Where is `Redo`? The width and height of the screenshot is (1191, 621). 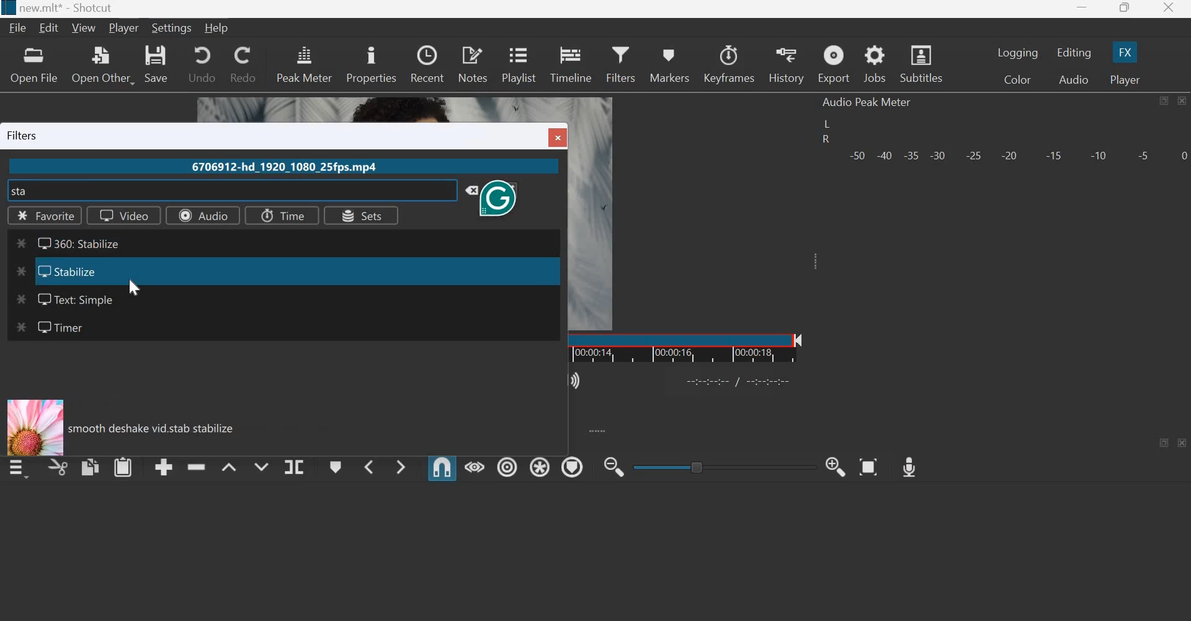
Redo is located at coordinates (244, 64).